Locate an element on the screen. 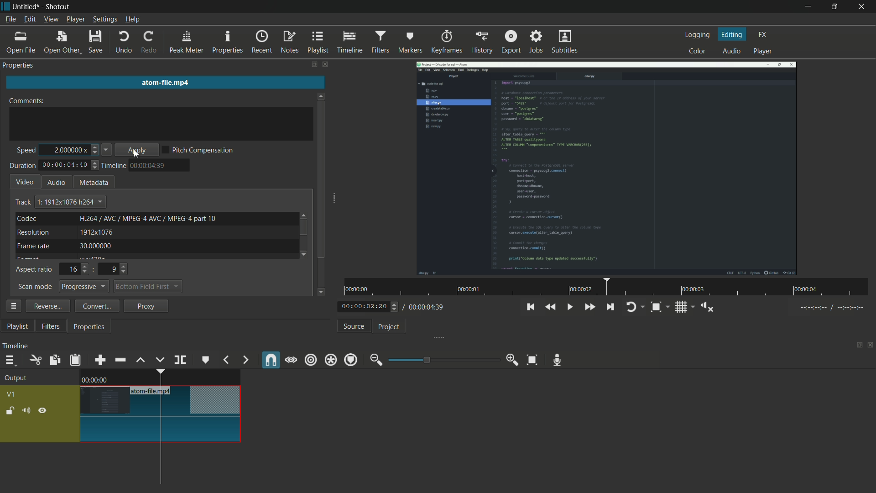 This screenshot has width=876, height=493. toggle play or pause is located at coordinates (568, 307).